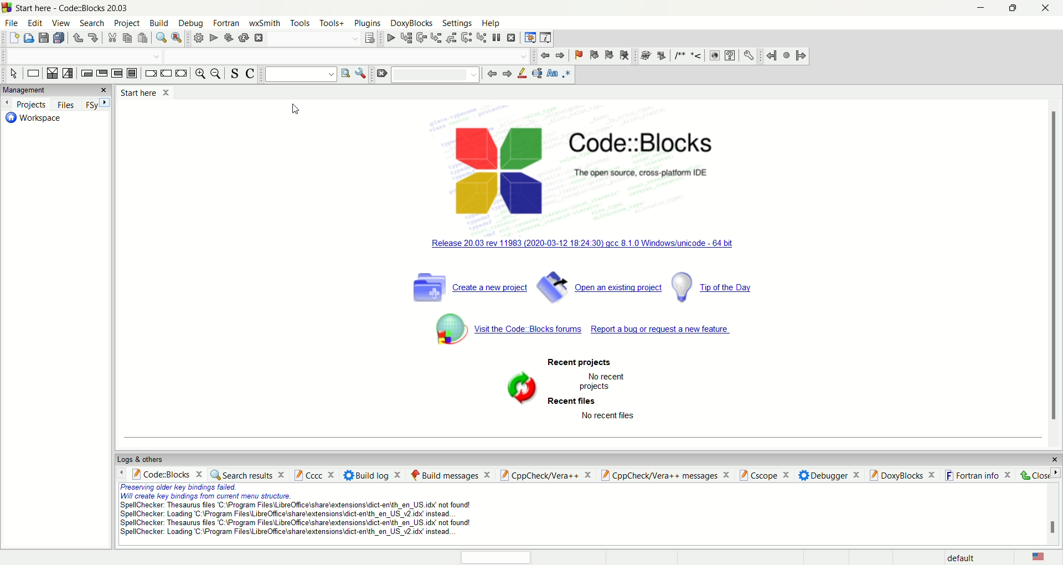 This screenshot has height=565, width=1063. I want to click on No recent projects, so click(600, 383).